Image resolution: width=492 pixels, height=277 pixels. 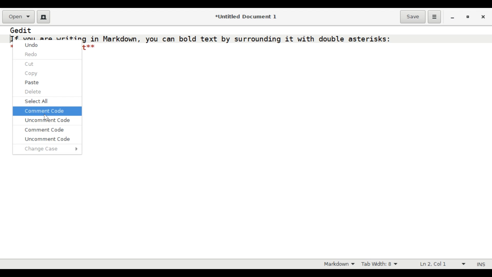 What do you see at coordinates (32, 55) in the screenshot?
I see `Redo` at bounding box center [32, 55].